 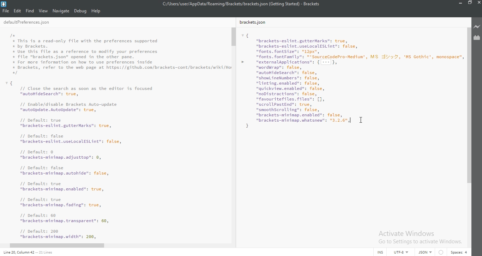 I want to click on close, so click(x=478, y=4).